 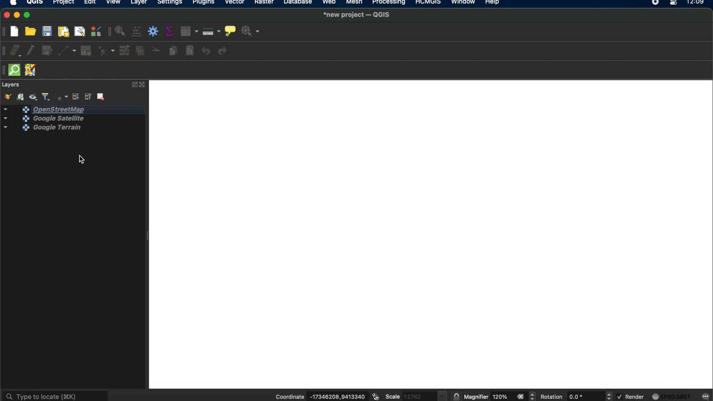 What do you see at coordinates (494, 3) in the screenshot?
I see `help` at bounding box center [494, 3].